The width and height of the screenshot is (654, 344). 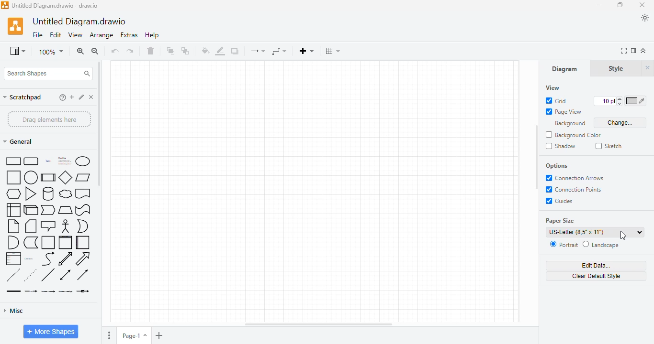 What do you see at coordinates (15, 26) in the screenshot?
I see `logo` at bounding box center [15, 26].